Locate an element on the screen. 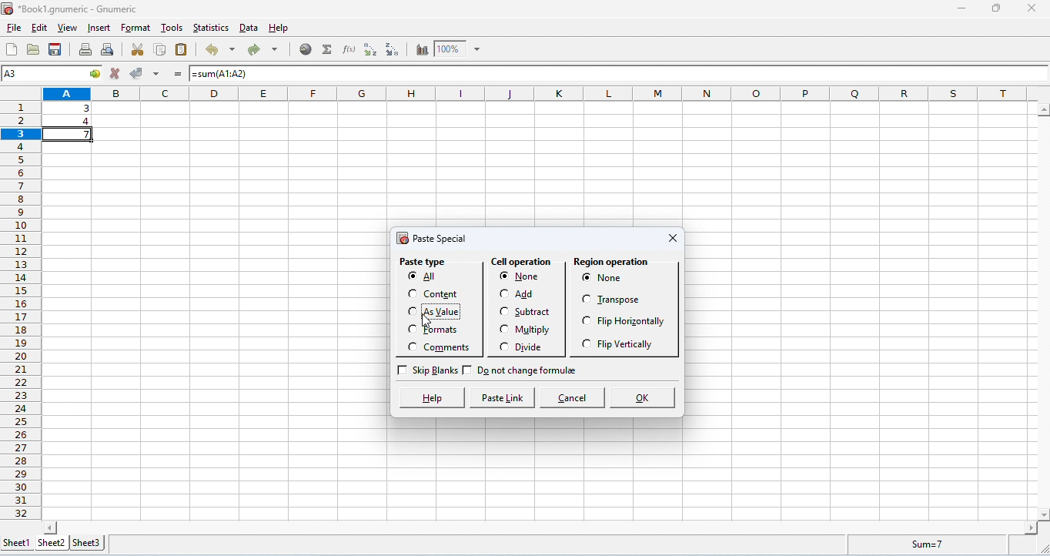 The height and width of the screenshot is (556, 1050). print is located at coordinates (86, 50).